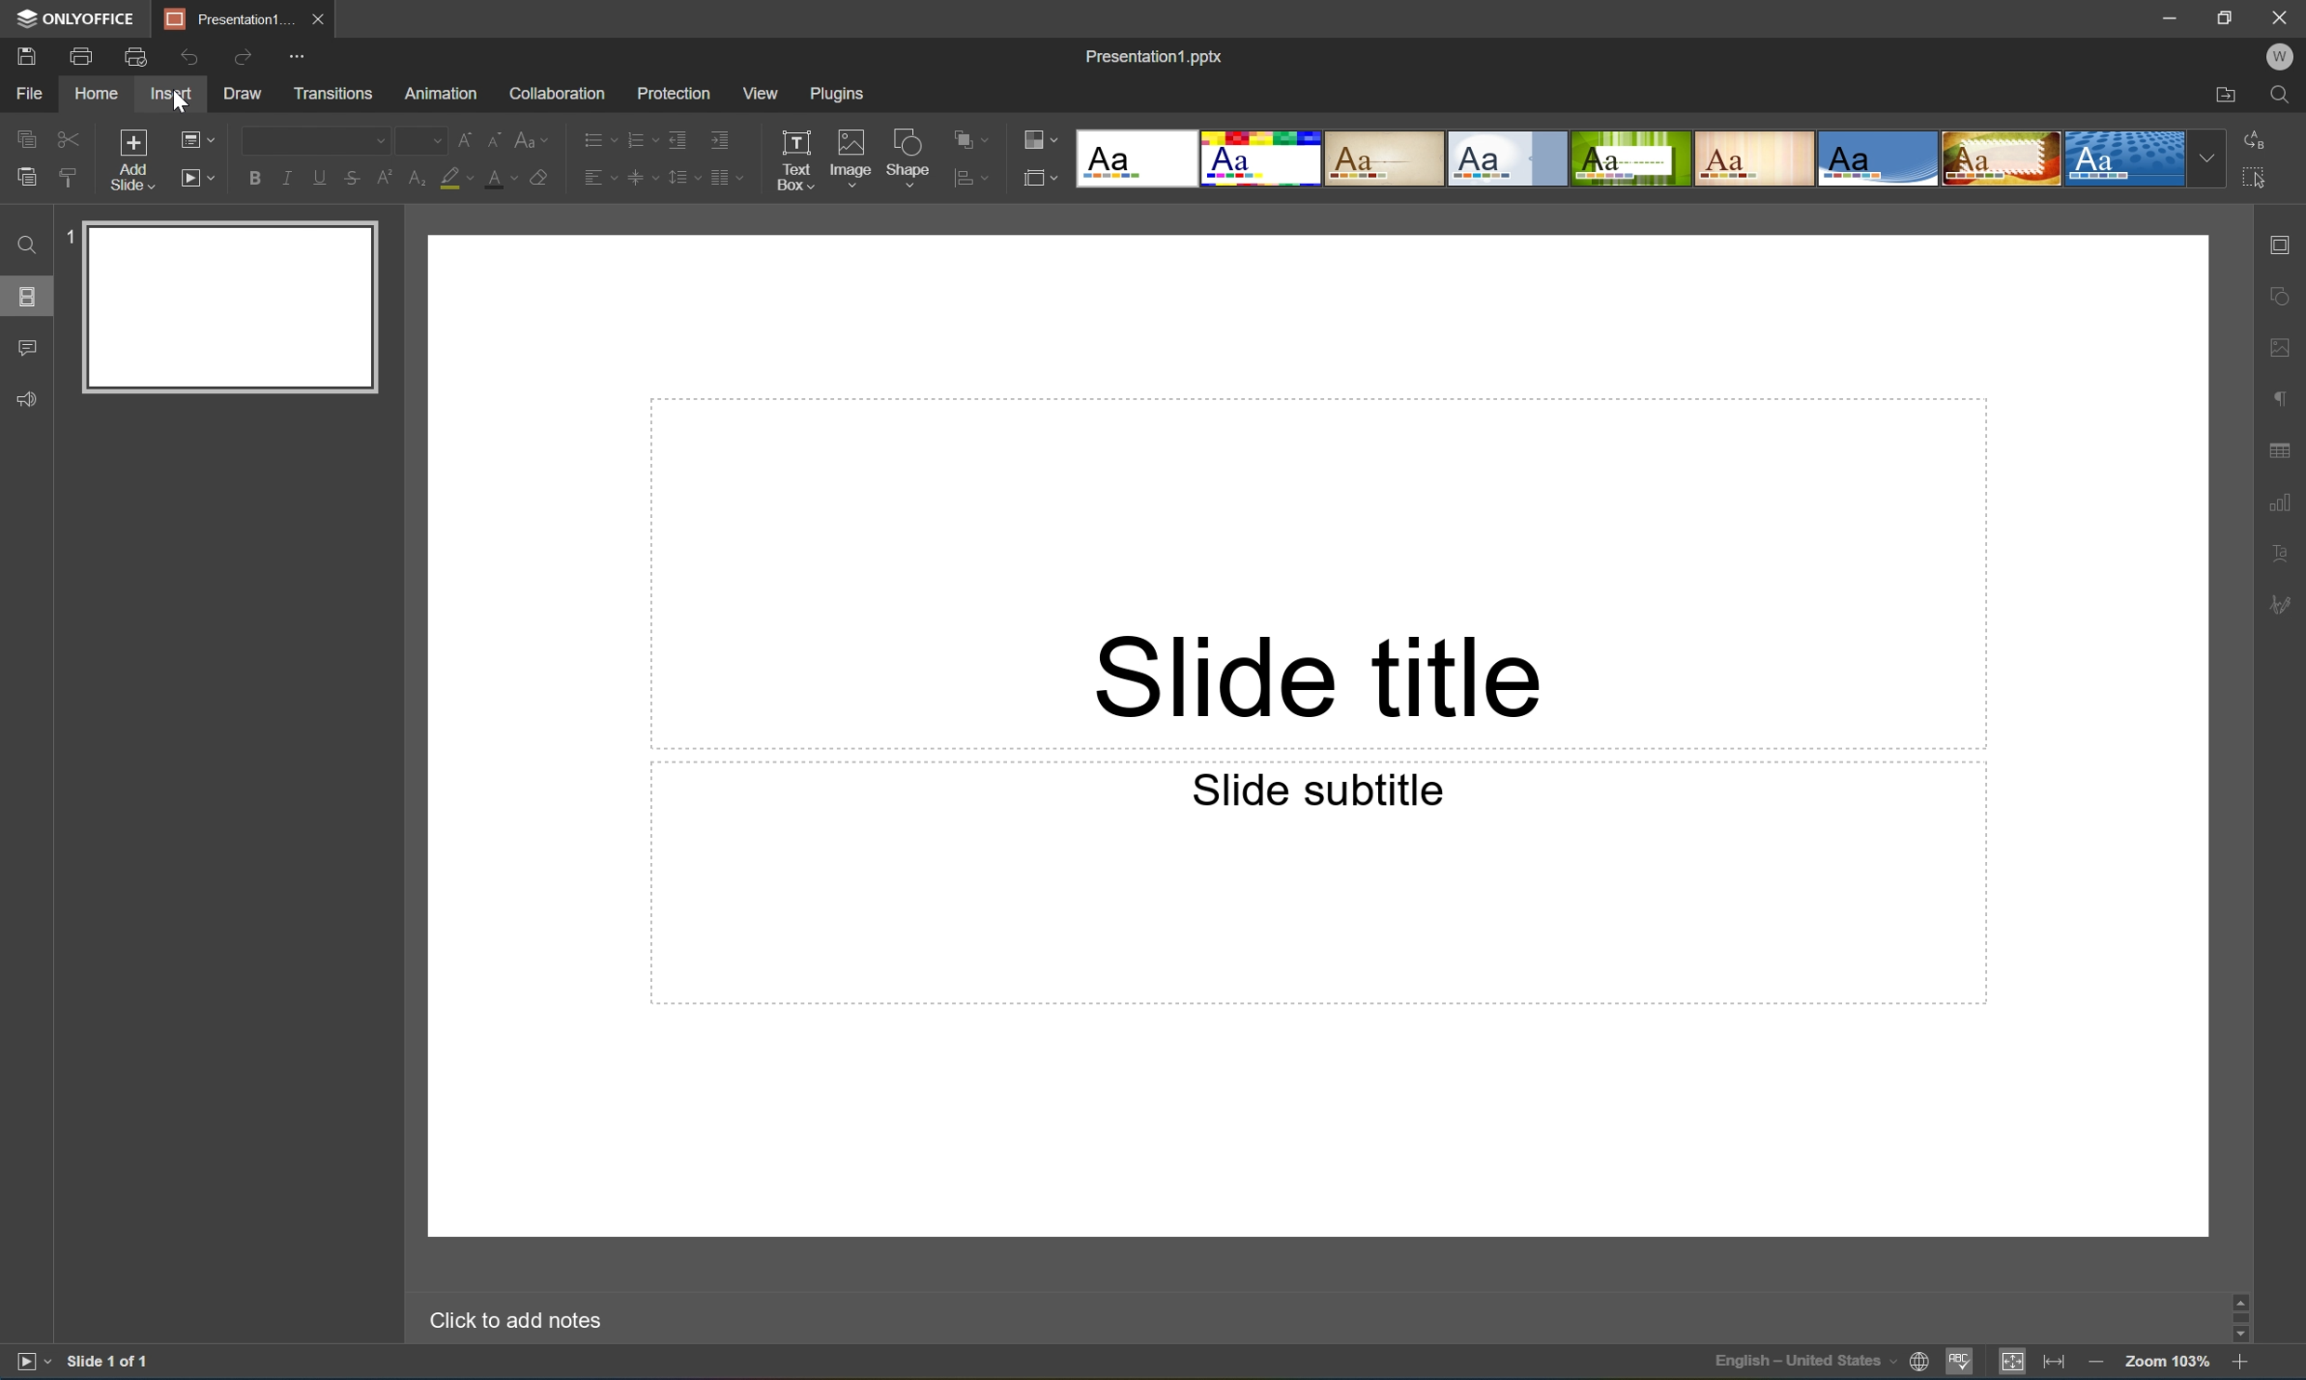 Image resolution: width=2306 pixels, height=1380 pixels. Describe the element at coordinates (799, 159) in the screenshot. I see `Text Box` at that location.